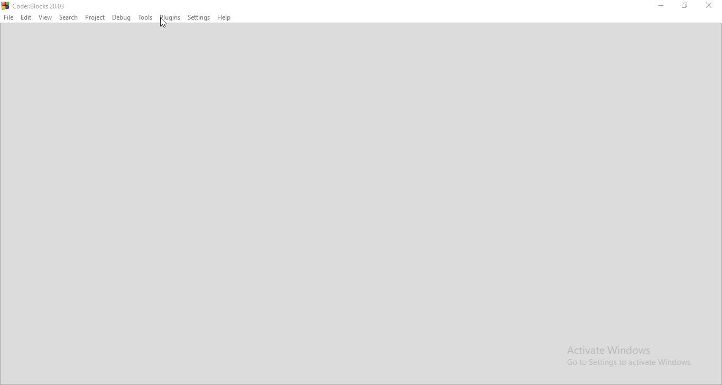 The image size is (722, 385). Describe the element at coordinates (164, 23) in the screenshot. I see `Cursor` at that location.